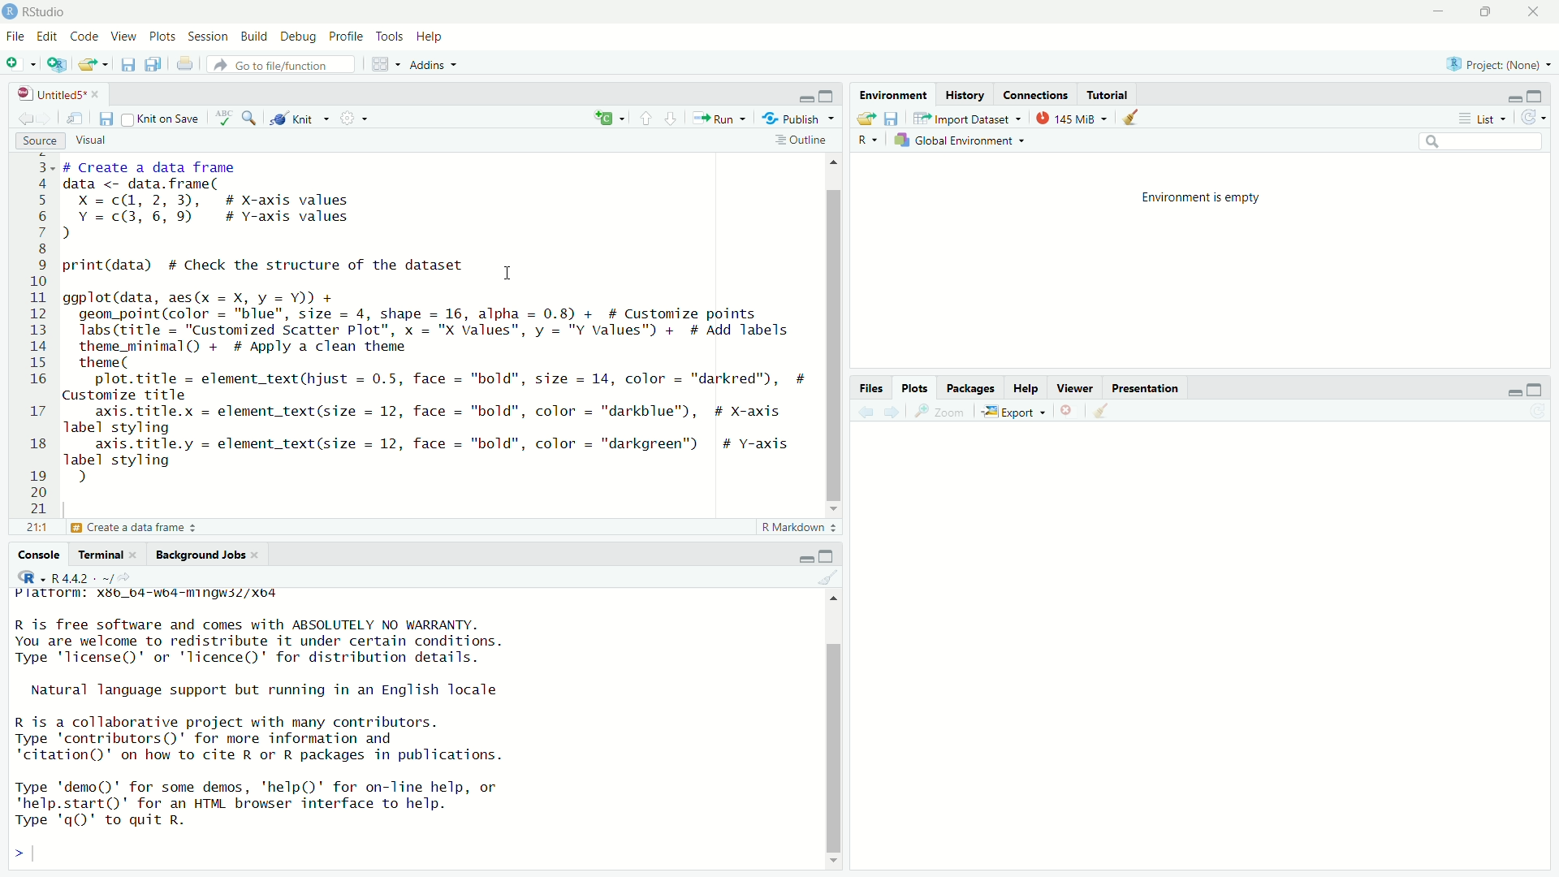 Image resolution: width=1559 pixels, height=877 pixels. I want to click on debug, so click(254, 36).